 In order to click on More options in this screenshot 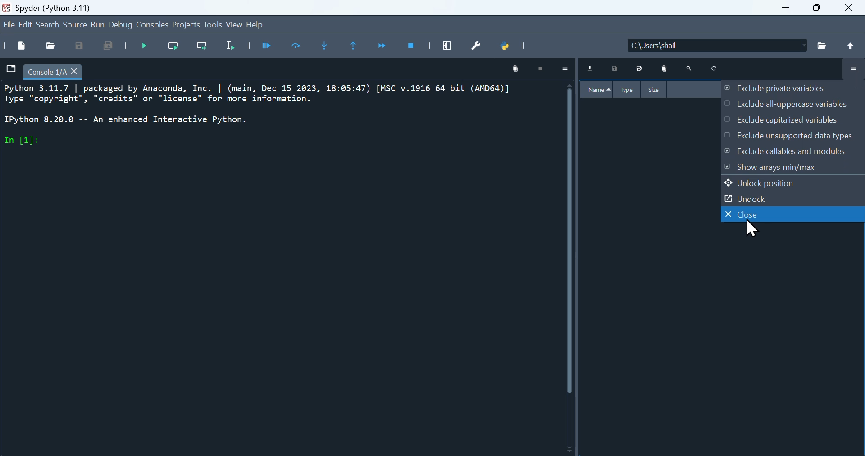, I will do `click(851, 67)`.